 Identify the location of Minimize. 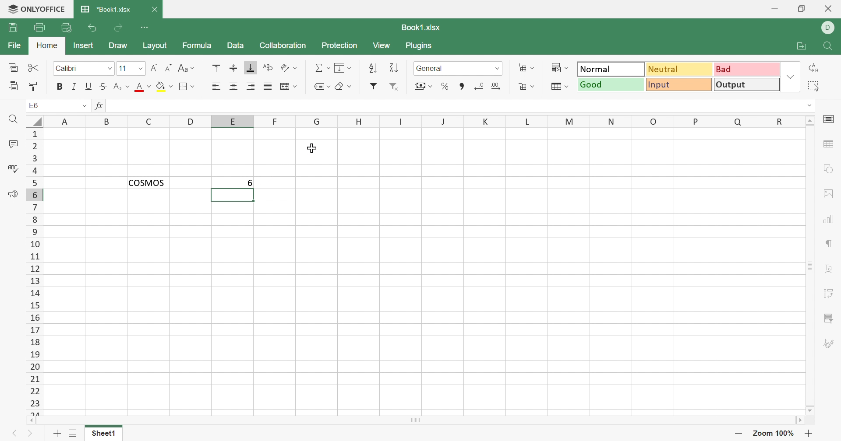
(774, 9).